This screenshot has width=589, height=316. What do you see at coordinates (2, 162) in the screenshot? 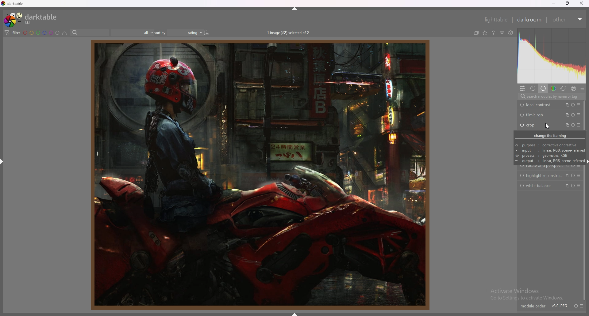
I see `hide` at bounding box center [2, 162].